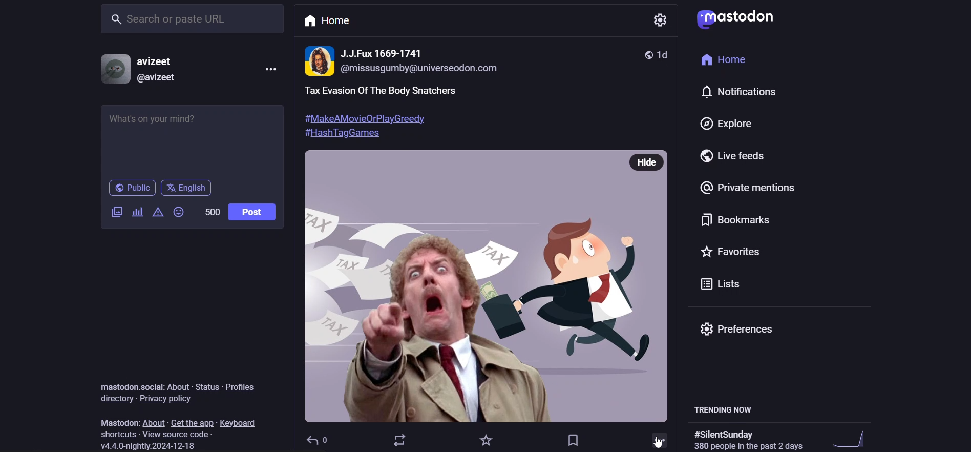 Image resolution: width=971 pixels, height=452 pixels. What do you see at coordinates (178, 434) in the screenshot?
I see `source code` at bounding box center [178, 434].